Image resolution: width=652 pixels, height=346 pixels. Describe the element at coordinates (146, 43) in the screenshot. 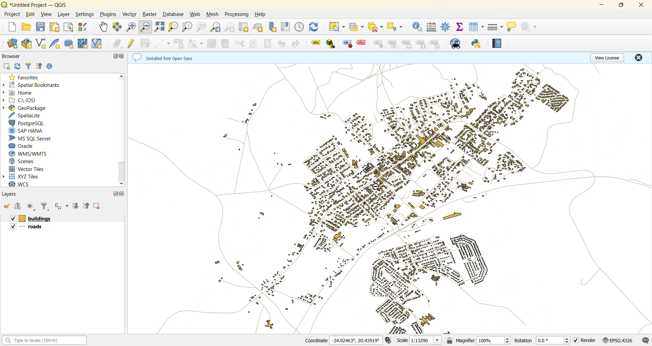

I see `save edits` at that location.